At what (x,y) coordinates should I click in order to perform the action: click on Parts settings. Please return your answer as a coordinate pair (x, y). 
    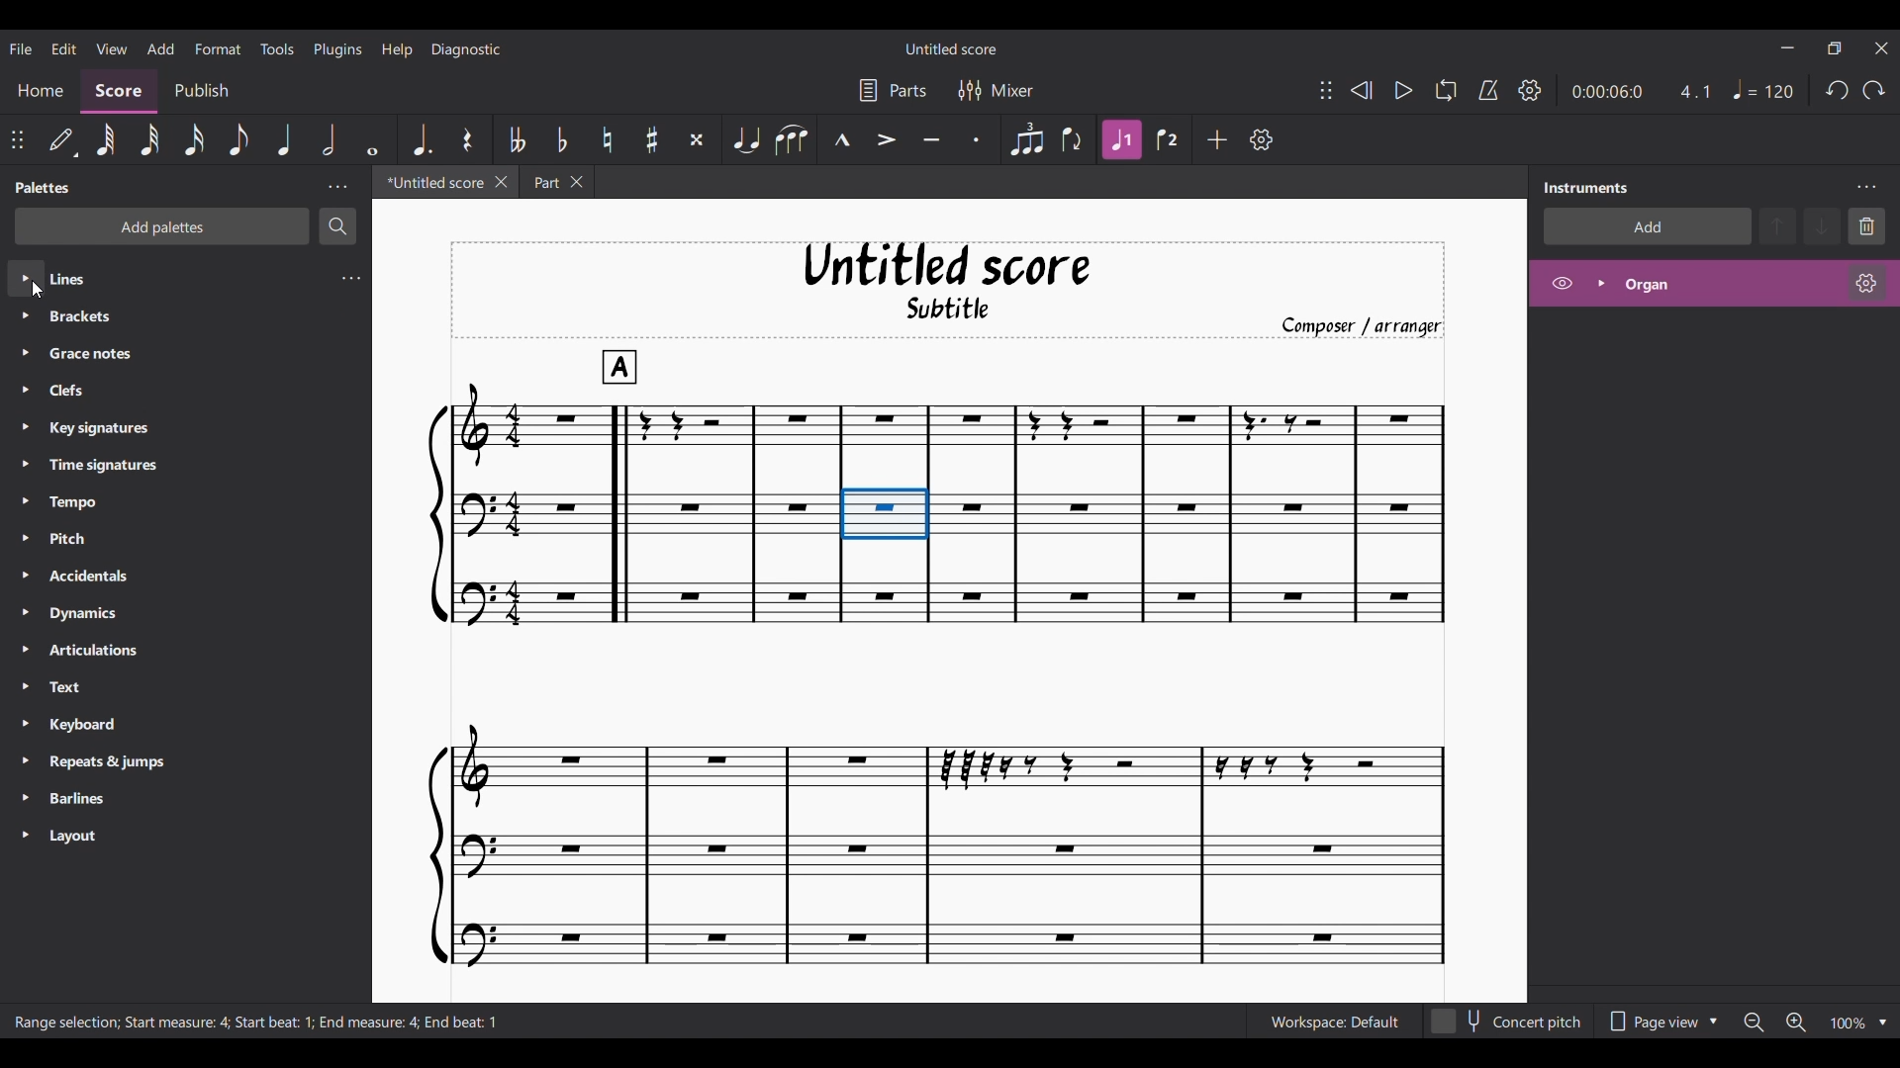
    Looking at the image, I should click on (893, 89).